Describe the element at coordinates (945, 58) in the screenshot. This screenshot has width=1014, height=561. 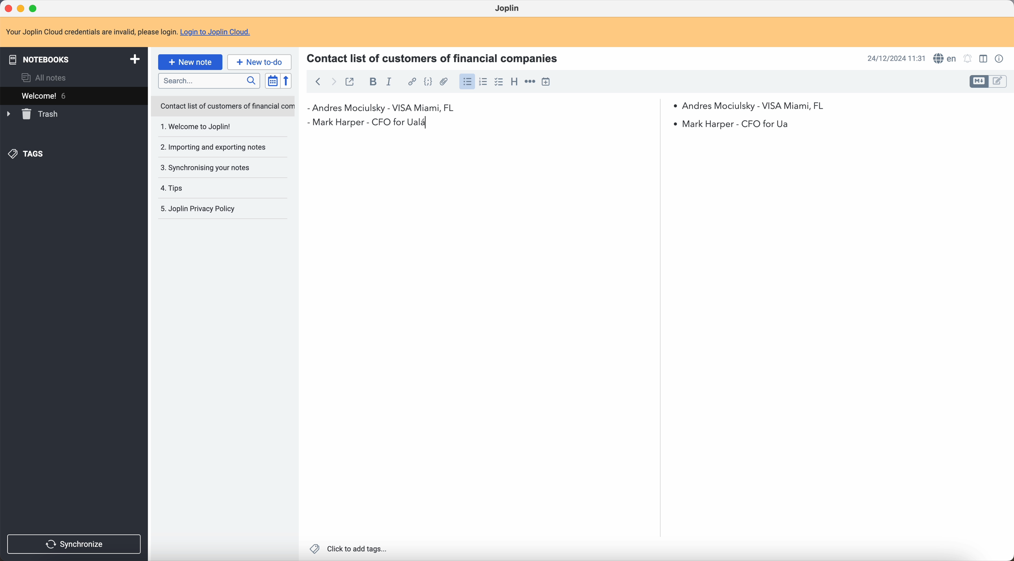
I see `spell checker` at that location.